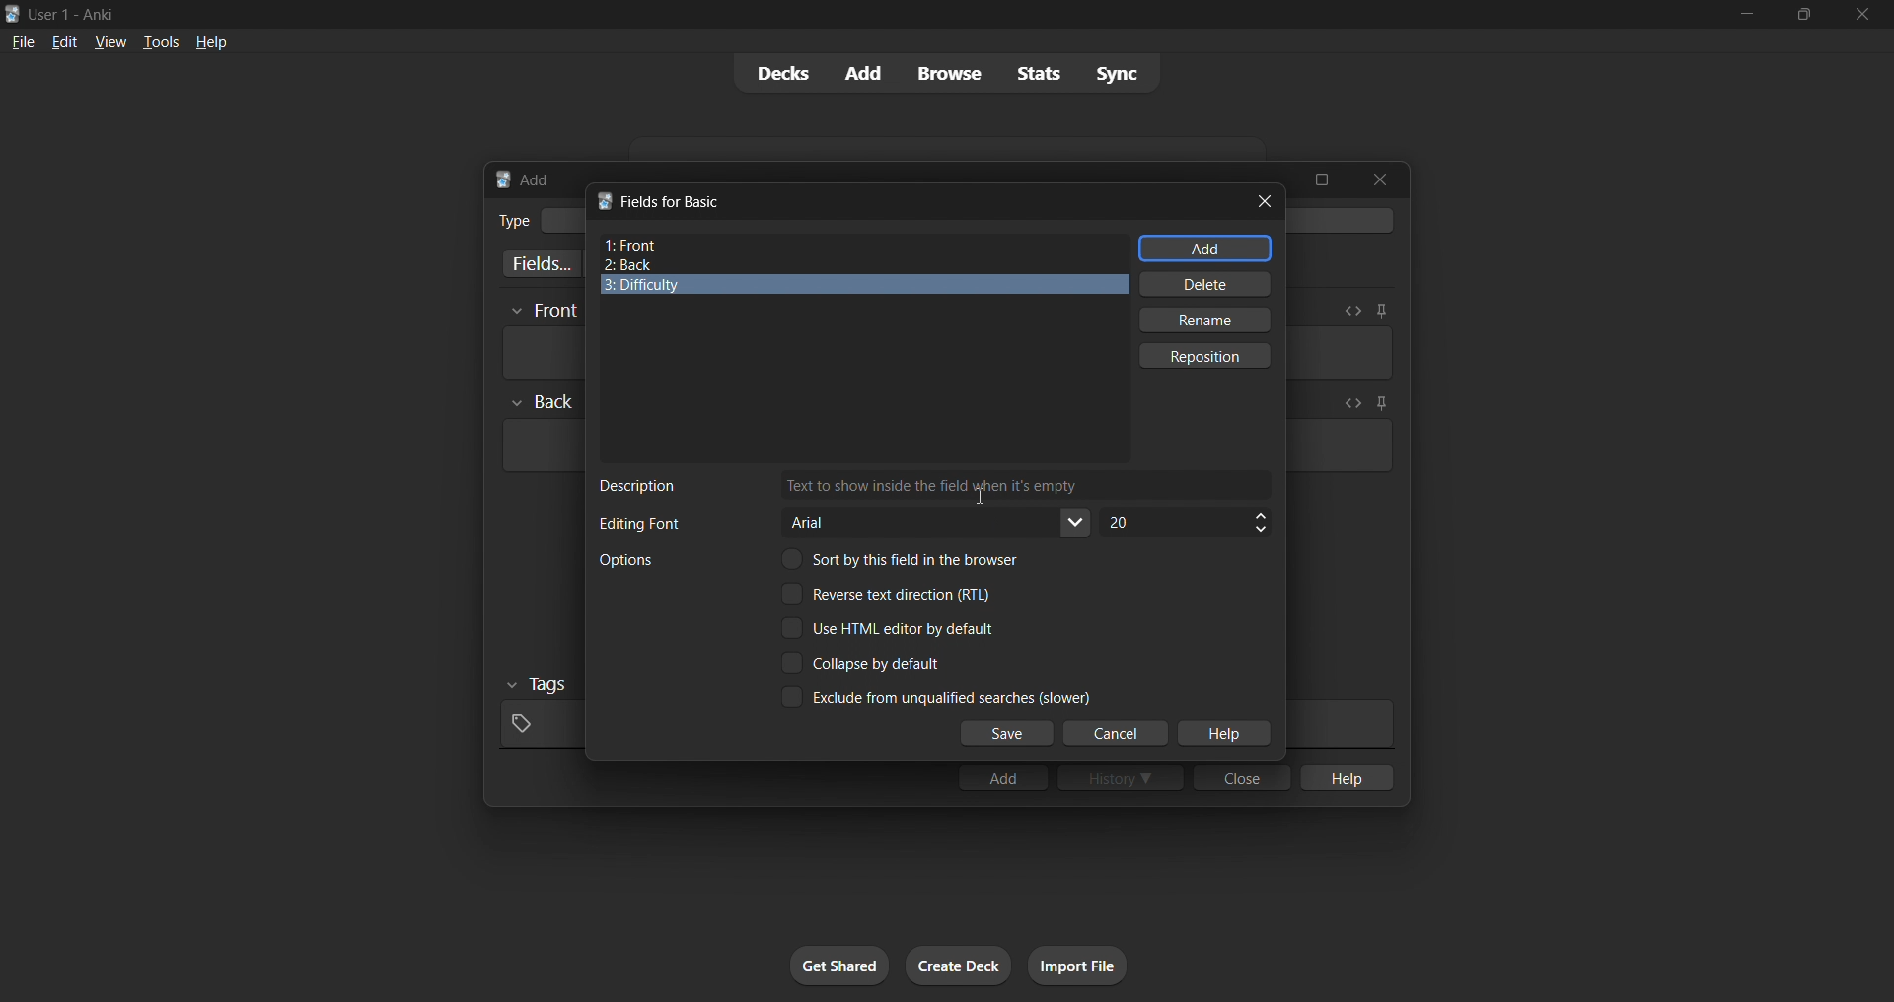 This screenshot has height=1002, width=1894. I want to click on Text, so click(75, 16).